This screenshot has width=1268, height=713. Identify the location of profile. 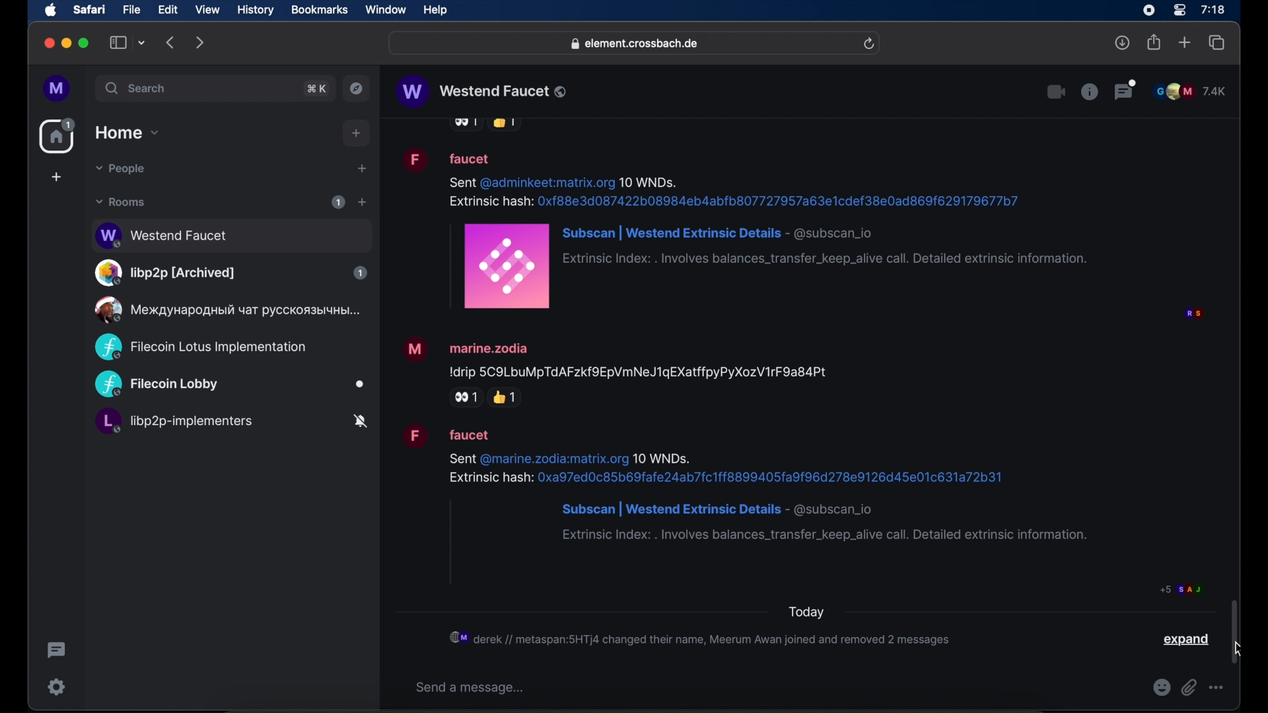
(57, 89).